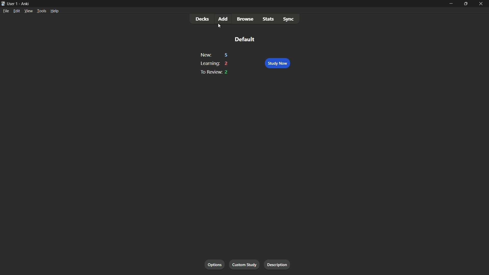 The height and width of the screenshot is (275, 489). Describe the element at coordinates (288, 20) in the screenshot. I see `sync` at that location.